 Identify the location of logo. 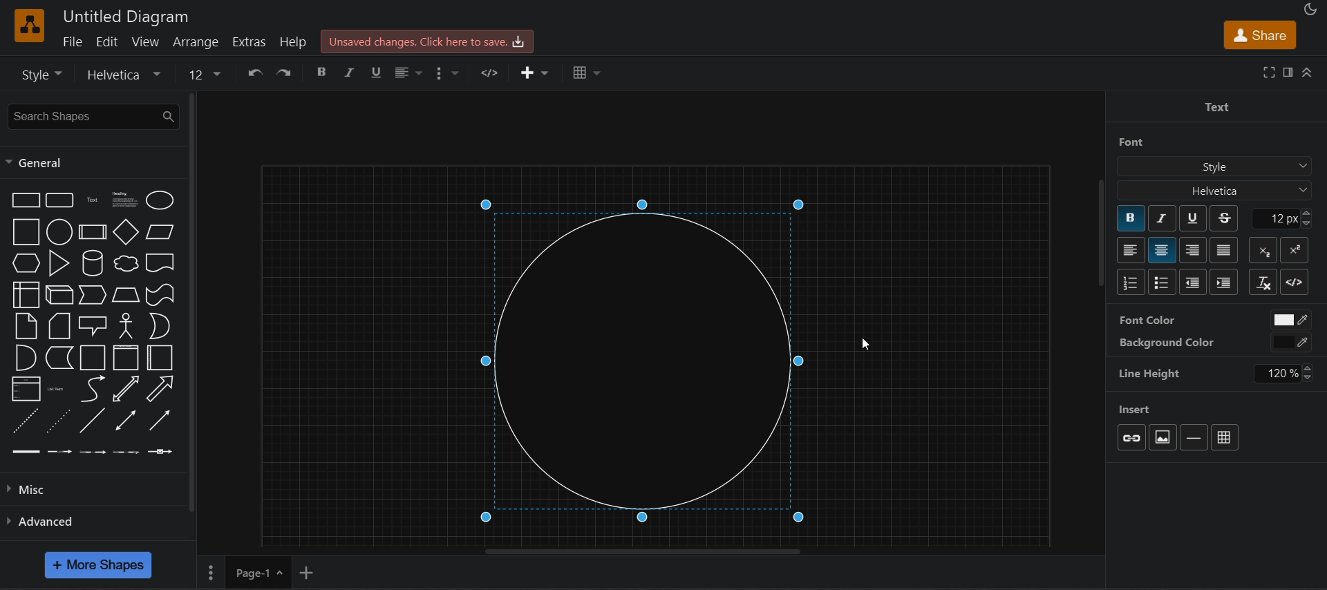
(28, 26).